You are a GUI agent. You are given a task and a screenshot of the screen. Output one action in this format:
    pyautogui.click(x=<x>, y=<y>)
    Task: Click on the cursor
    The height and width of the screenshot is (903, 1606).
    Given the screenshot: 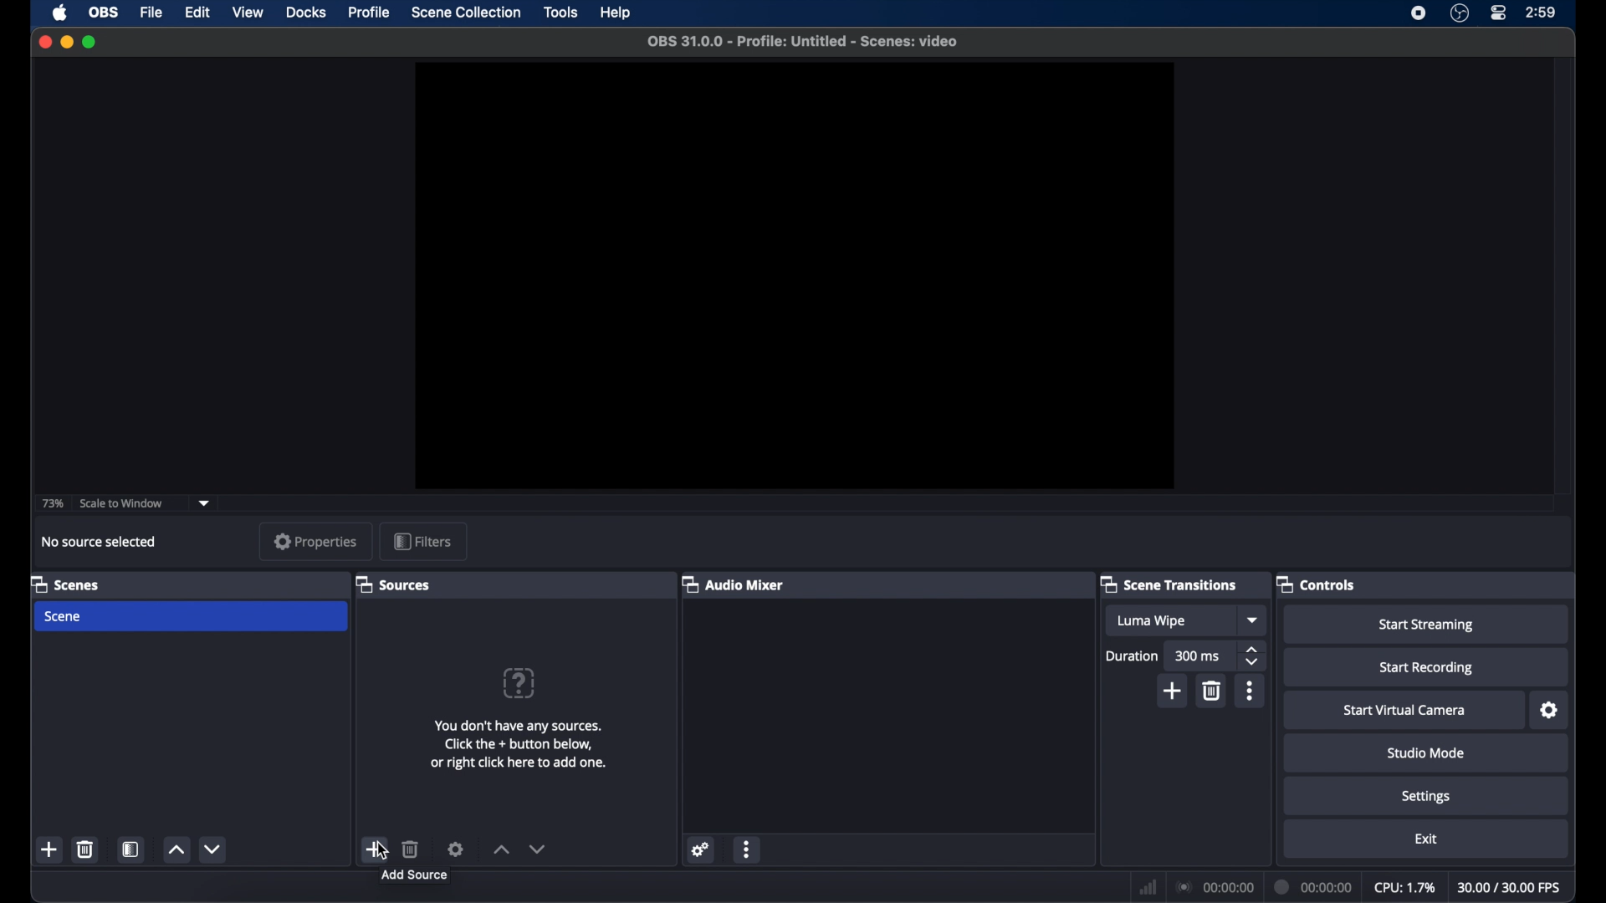 What is the action you would take?
    pyautogui.click(x=382, y=851)
    